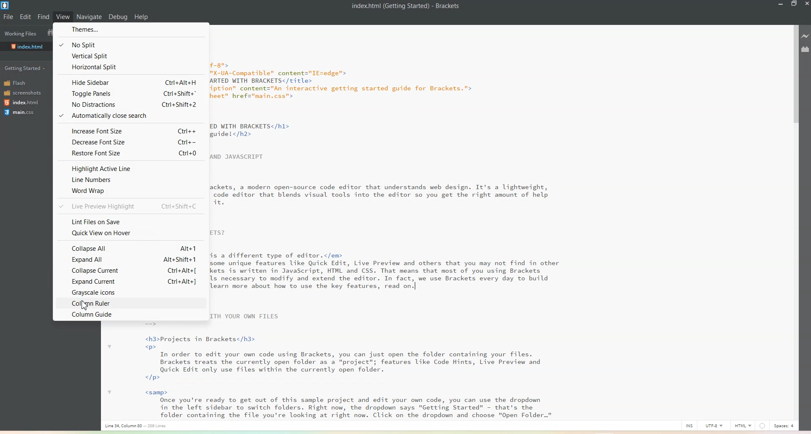  What do you see at coordinates (9, 16) in the screenshot?
I see `File` at bounding box center [9, 16].